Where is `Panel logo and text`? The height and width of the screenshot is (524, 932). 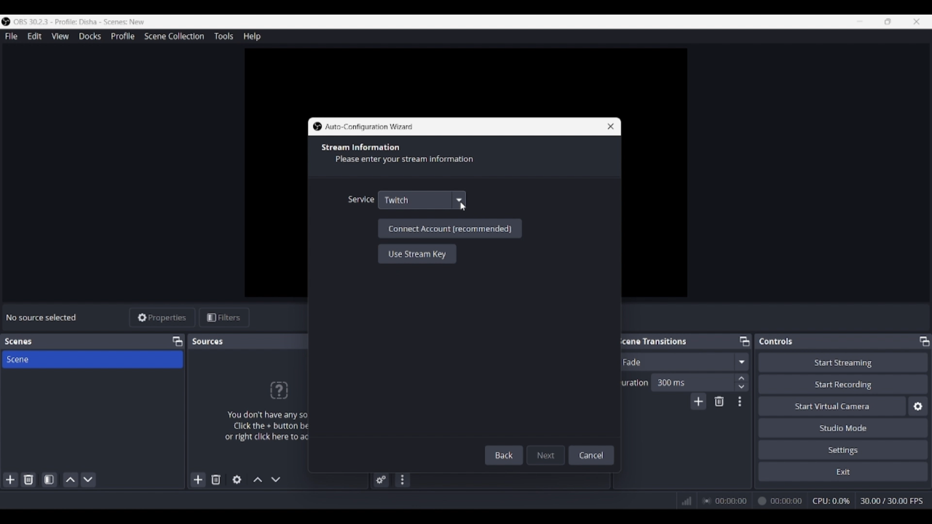 Panel logo and text is located at coordinates (278, 410).